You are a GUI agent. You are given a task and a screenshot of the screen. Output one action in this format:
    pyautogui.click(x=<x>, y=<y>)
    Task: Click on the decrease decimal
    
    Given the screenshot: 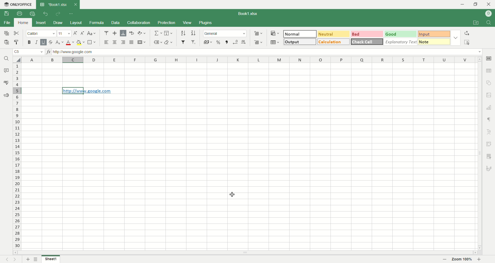 What is the action you would take?
    pyautogui.click(x=236, y=42)
    